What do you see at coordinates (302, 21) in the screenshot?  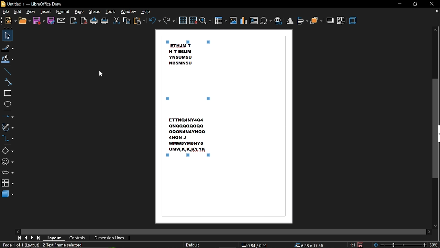 I see `align` at bounding box center [302, 21].